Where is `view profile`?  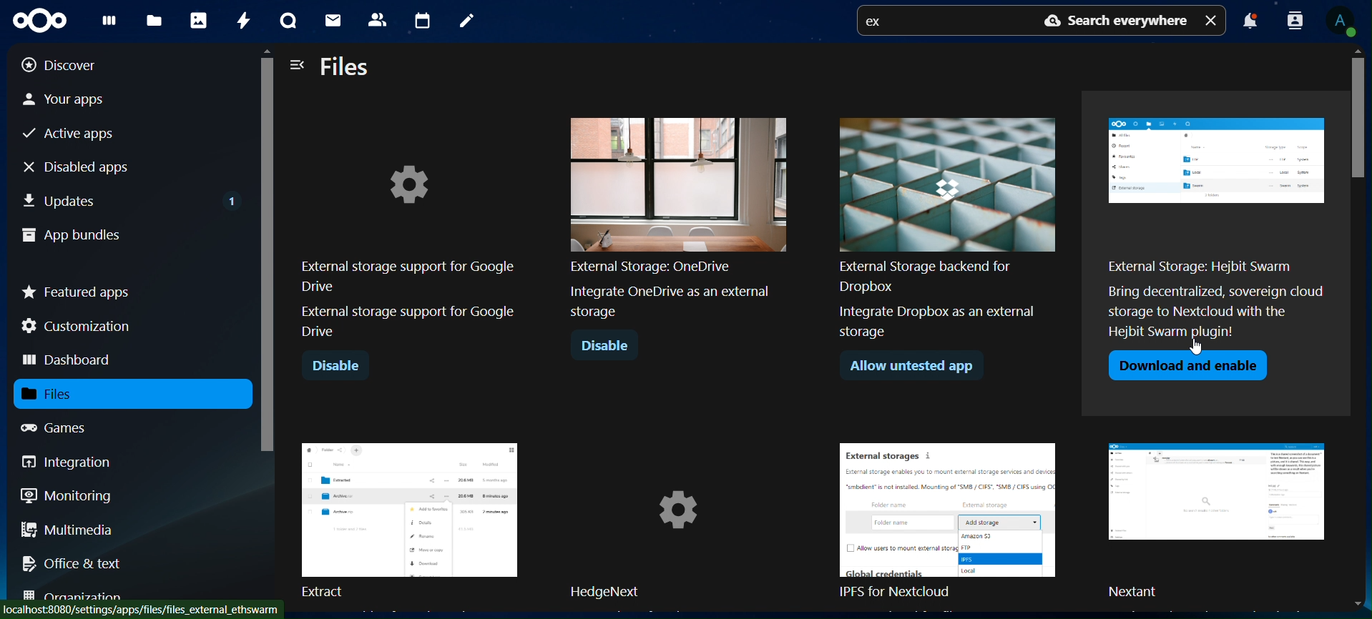 view profile is located at coordinates (1346, 21).